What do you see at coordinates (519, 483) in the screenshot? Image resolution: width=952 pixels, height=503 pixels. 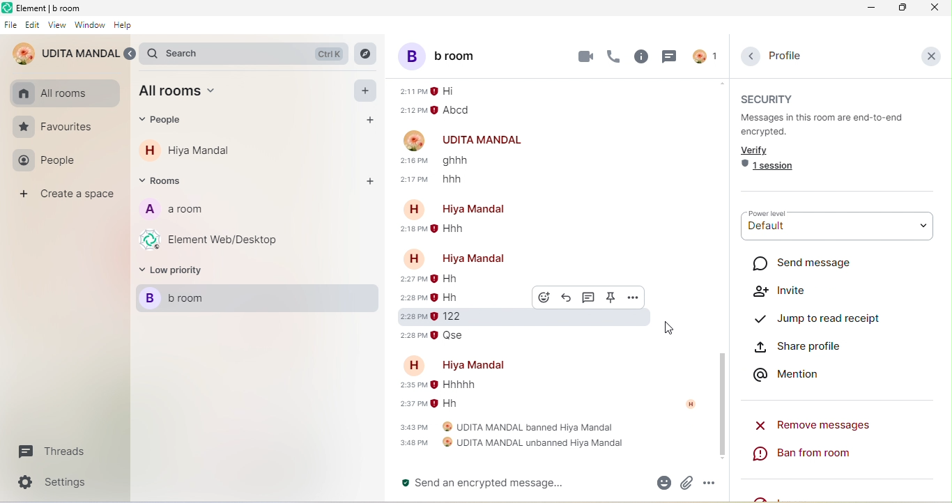 I see `send an encrypted message` at bounding box center [519, 483].